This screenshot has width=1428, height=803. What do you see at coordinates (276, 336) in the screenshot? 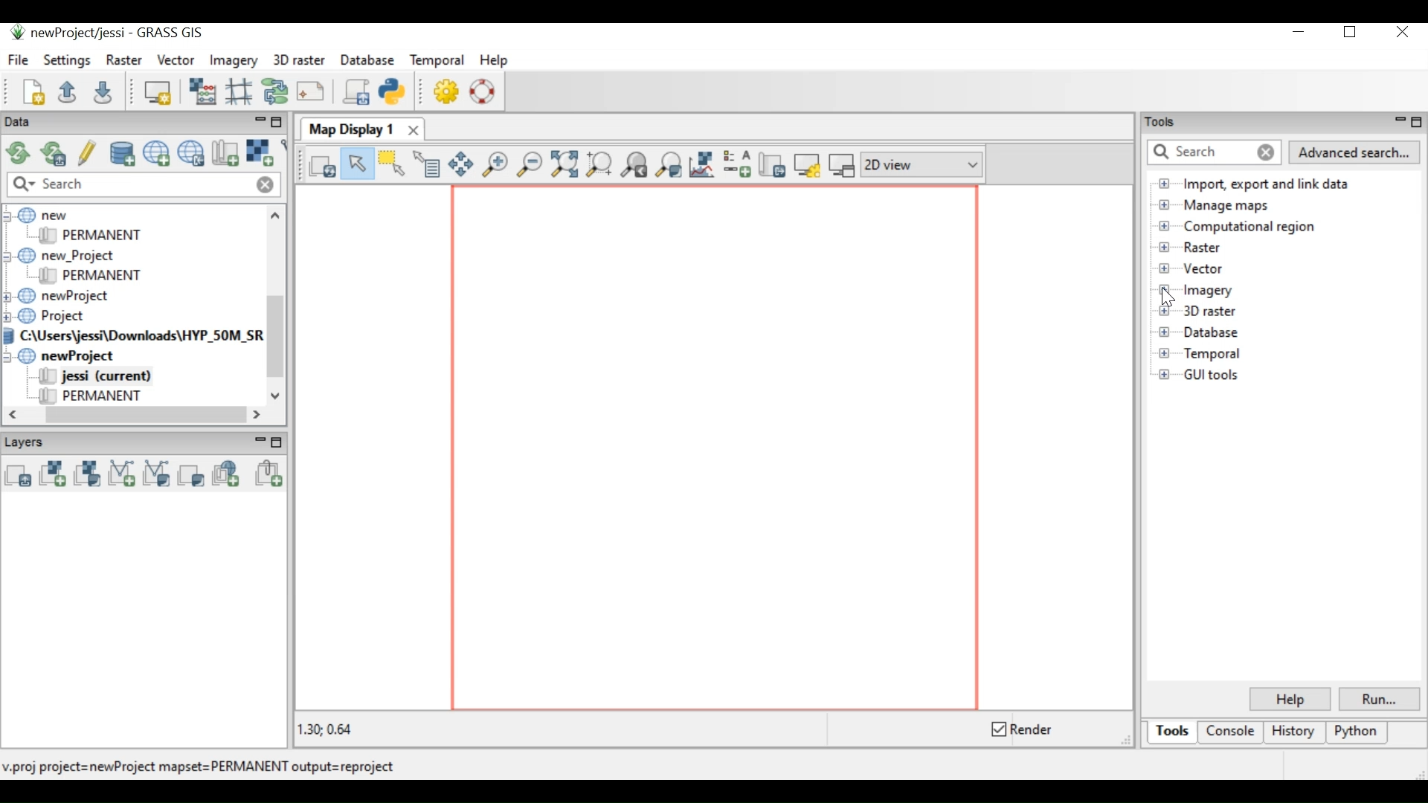
I see `Vertical Scroll bar ` at bounding box center [276, 336].